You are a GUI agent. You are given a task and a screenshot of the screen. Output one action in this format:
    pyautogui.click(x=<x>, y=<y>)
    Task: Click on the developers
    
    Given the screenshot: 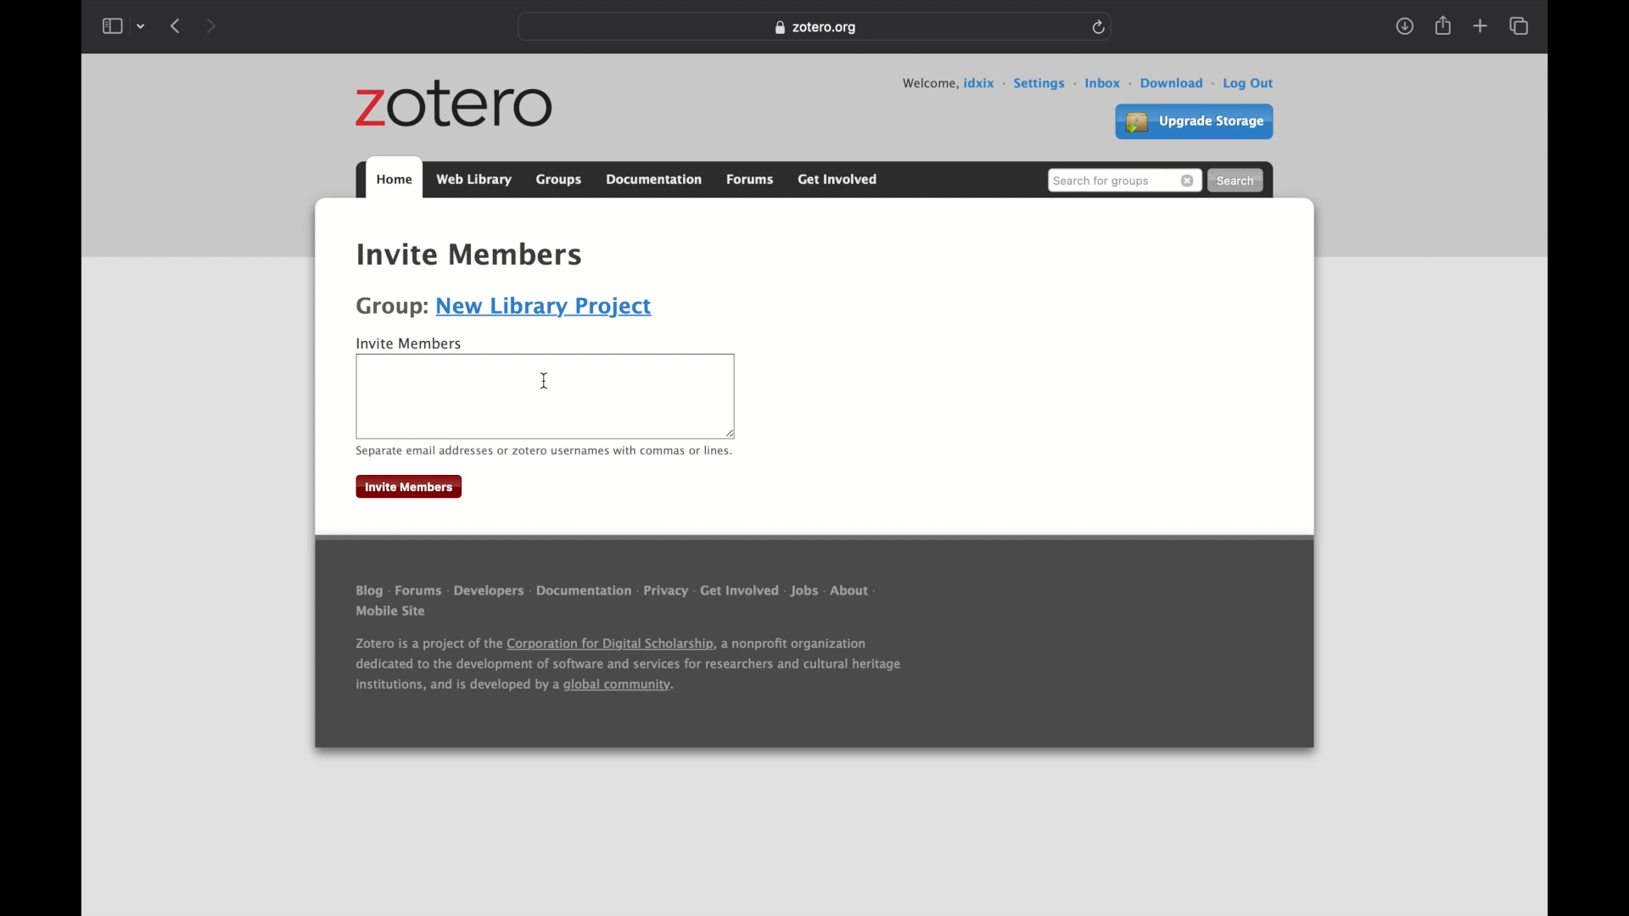 What is the action you would take?
    pyautogui.click(x=491, y=589)
    